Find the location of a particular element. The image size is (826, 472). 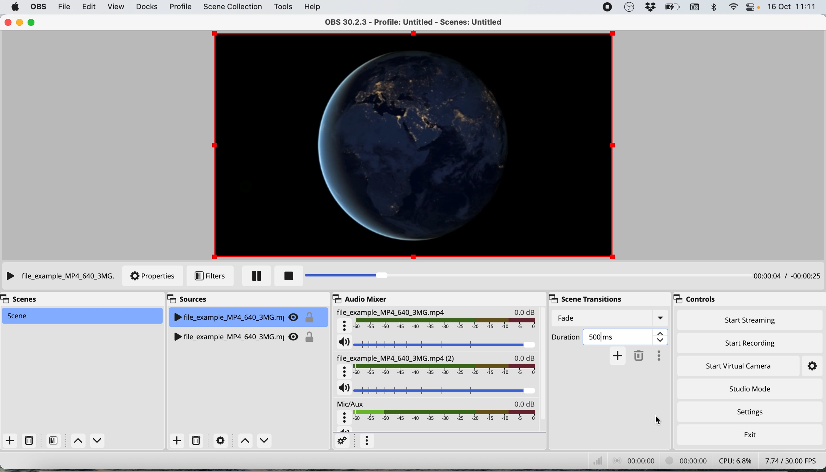

network is located at coordinates (594, 460).